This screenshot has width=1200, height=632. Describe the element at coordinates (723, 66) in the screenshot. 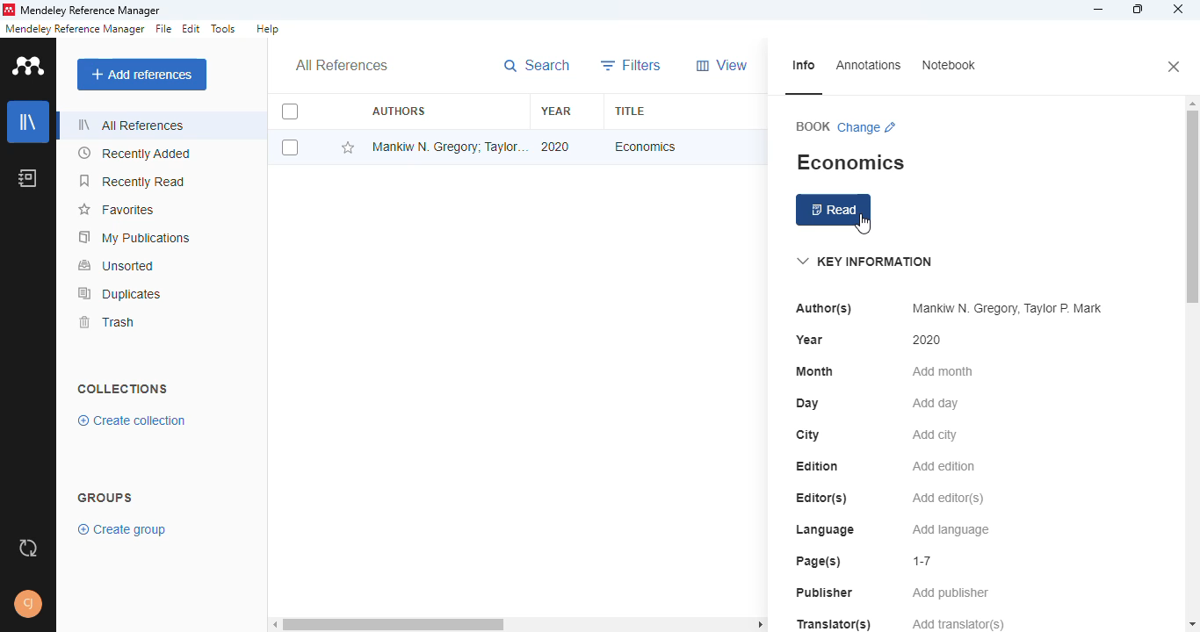

I see `view` at that location.